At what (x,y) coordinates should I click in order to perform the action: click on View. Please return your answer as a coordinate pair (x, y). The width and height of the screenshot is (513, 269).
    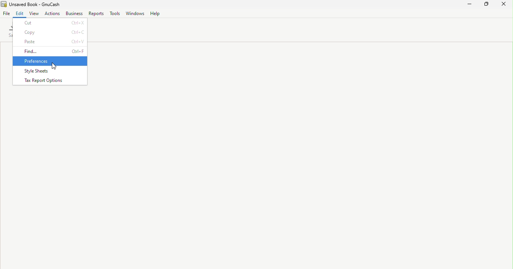
    Looking at the image, I should click on (33, 13).